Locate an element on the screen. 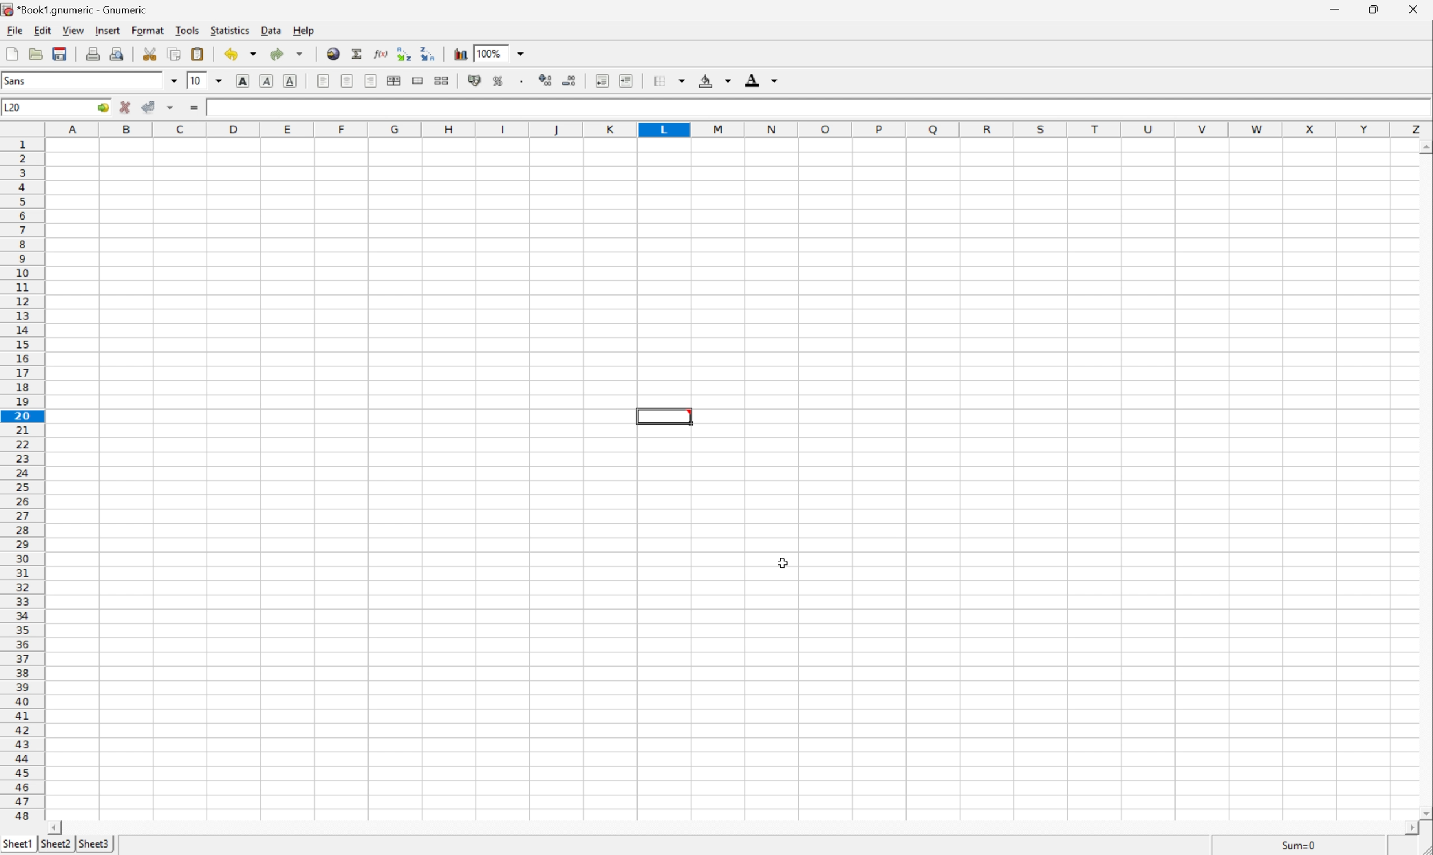 This screenshot has height=855, width=1433. Insert a chart is located at coordinates (460, 55).